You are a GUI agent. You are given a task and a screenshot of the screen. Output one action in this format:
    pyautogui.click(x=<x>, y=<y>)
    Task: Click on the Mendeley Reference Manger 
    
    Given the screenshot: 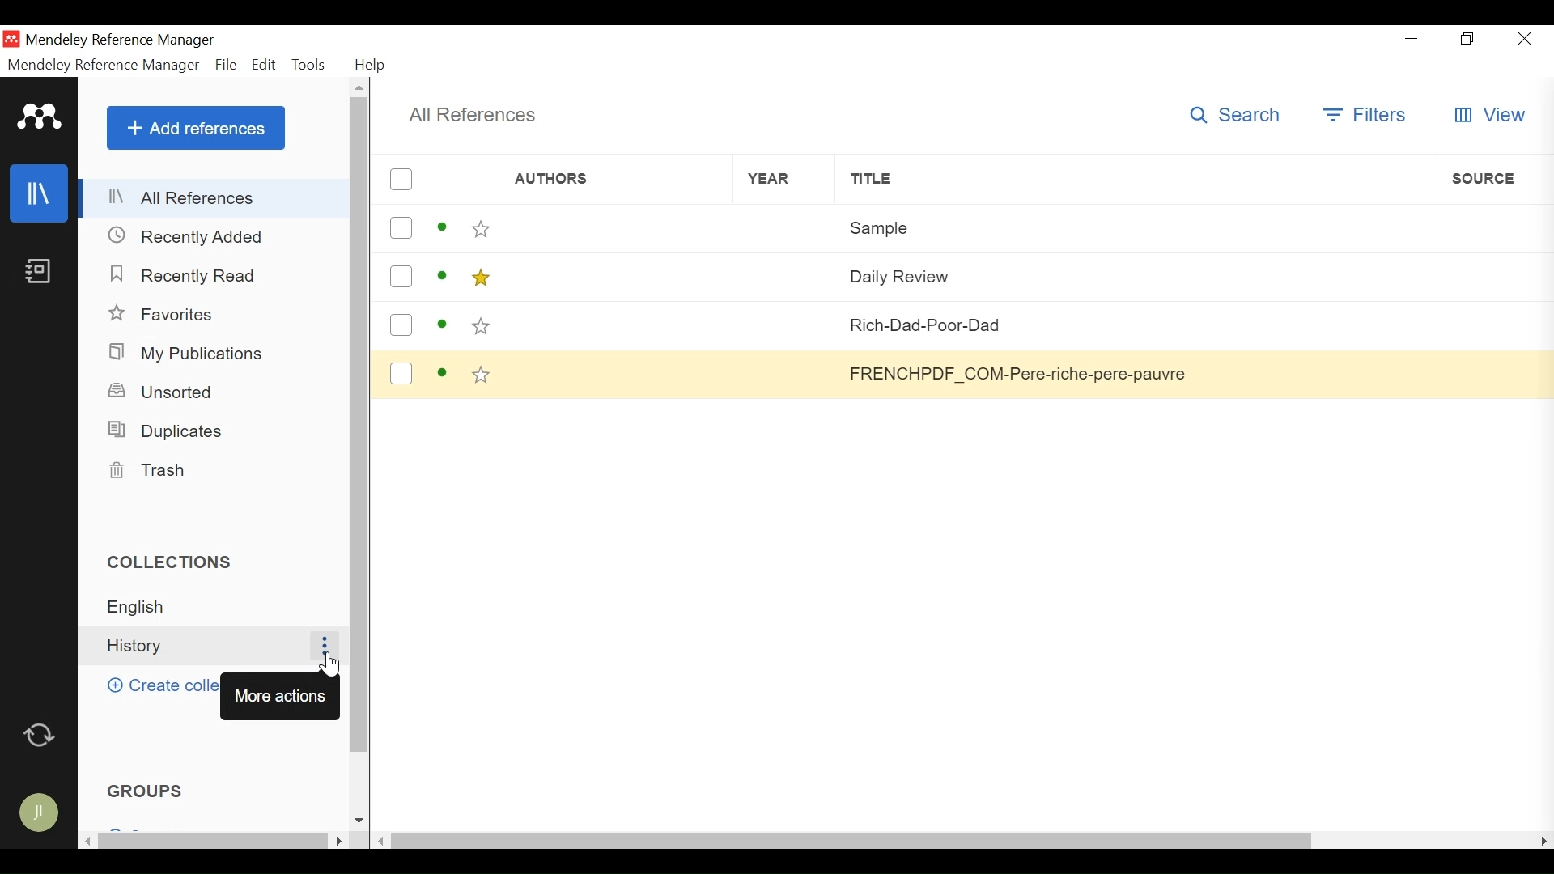 What is the action you would take?
    pyautogui.click(x=104, y=65)
    